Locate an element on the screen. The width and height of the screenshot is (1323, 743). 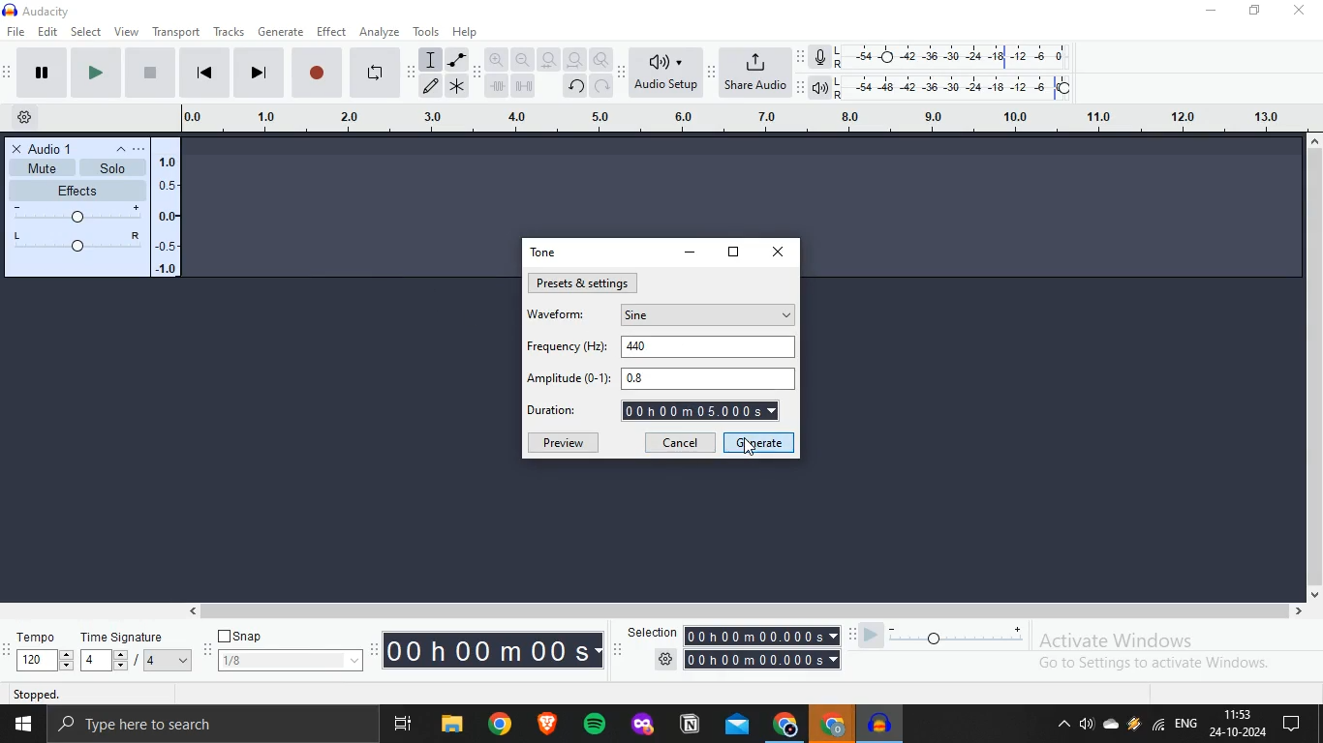
Effect is located at coordinates (334, 30).